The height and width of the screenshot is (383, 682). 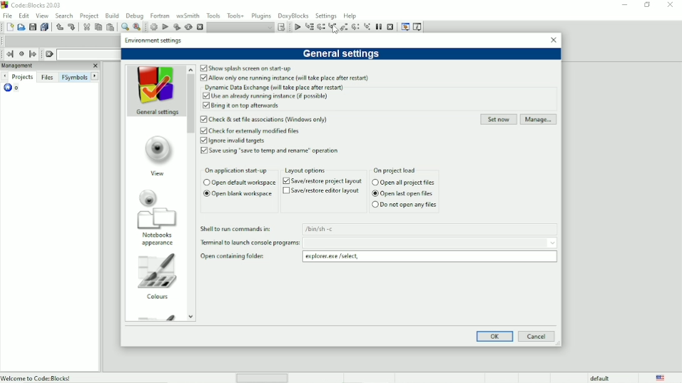 What do you see at coordinates (4, 76) in the screenshot?
I see `Prev` at bounding box center [4, 76].